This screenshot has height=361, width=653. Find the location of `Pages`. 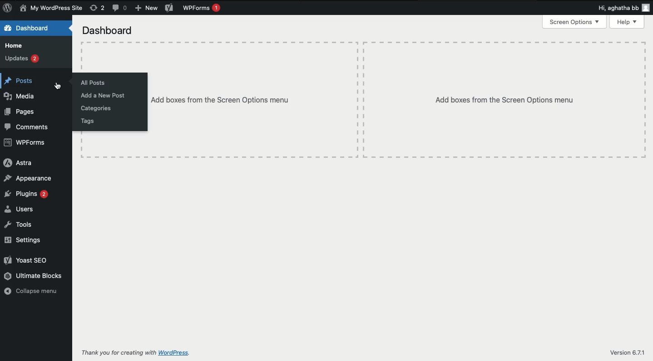

Pages is located at coordinates (20, 112).